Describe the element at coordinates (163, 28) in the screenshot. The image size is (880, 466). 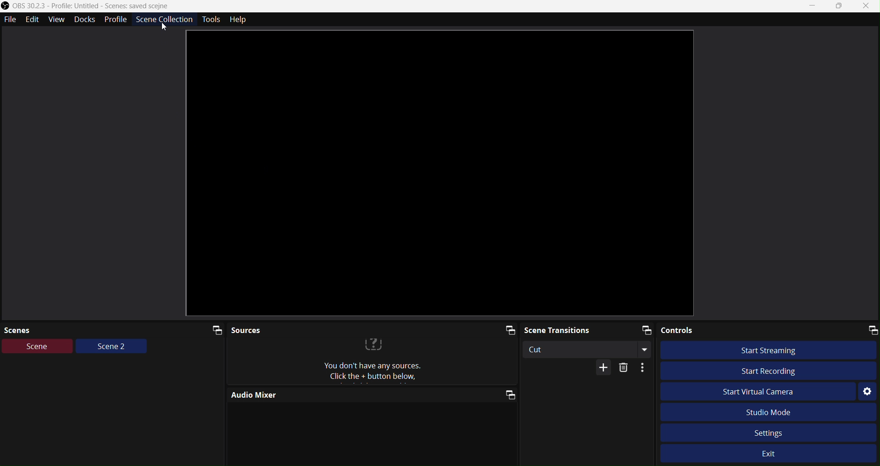
I see `cursor` at that location.